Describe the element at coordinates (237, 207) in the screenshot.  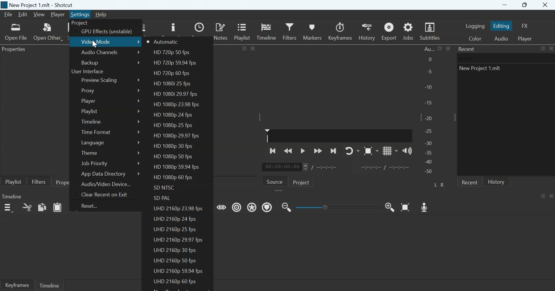
I see `Ripple` at that location.